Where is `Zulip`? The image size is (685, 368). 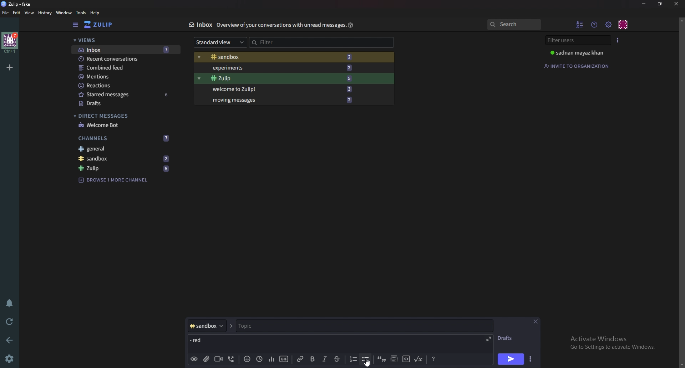
Zulip is located at coordinates (280, 78).